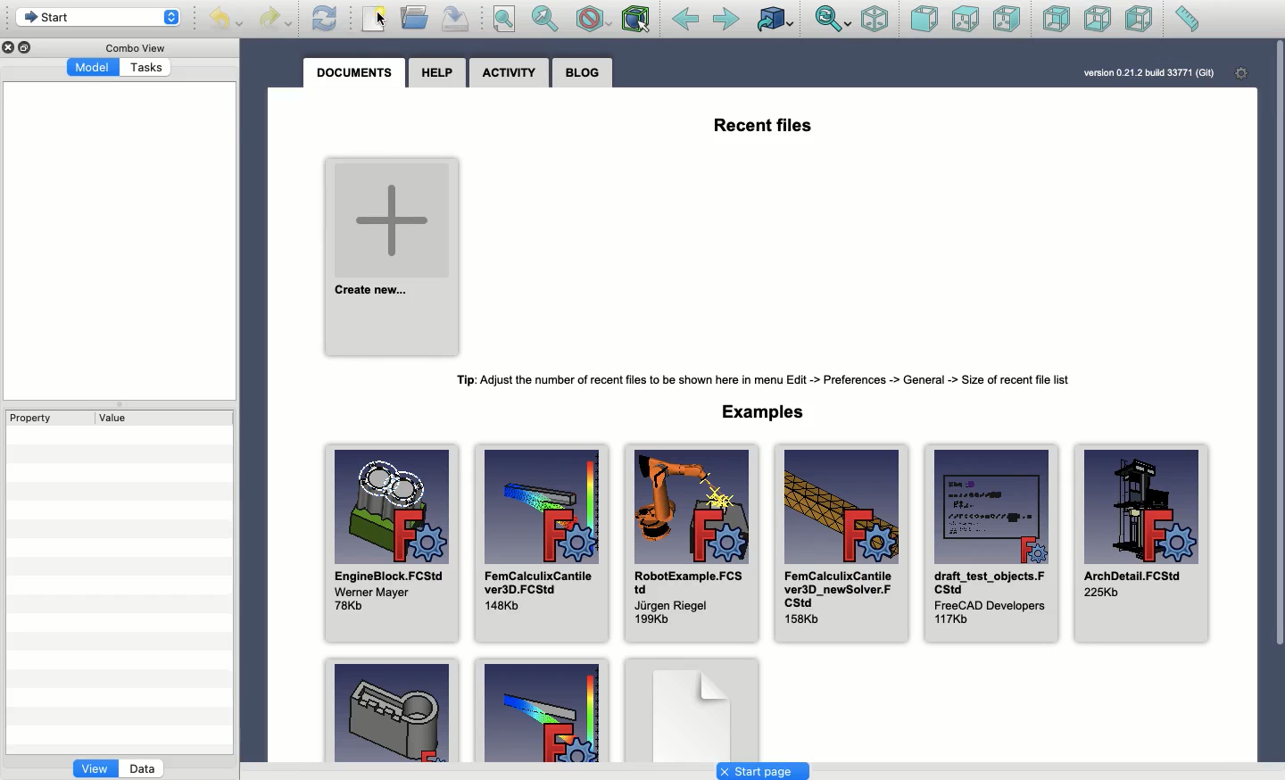 The height and width of the screenshot is (780, 1285). What do you see at coordinates (726, 21) in the screenshot?
I see `Forward` at bounding box center [726, 21].